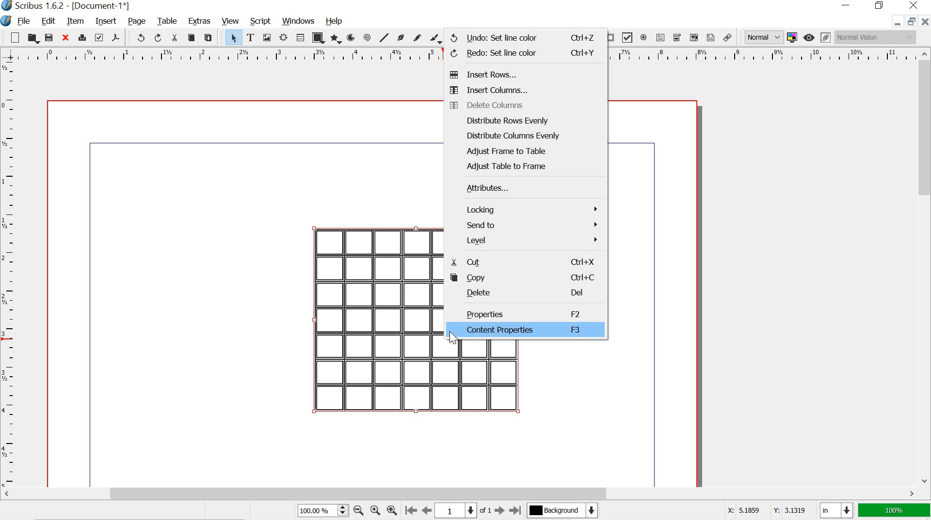  I want to click on new, so click(14, 37).